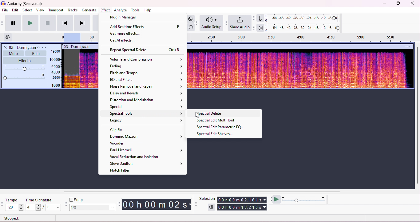 This screenshot has width=420, height=222. What do you see at coordinates (66, 203) in the screenshot?
I see `snap tool bar` at bounding box center [66, 203].